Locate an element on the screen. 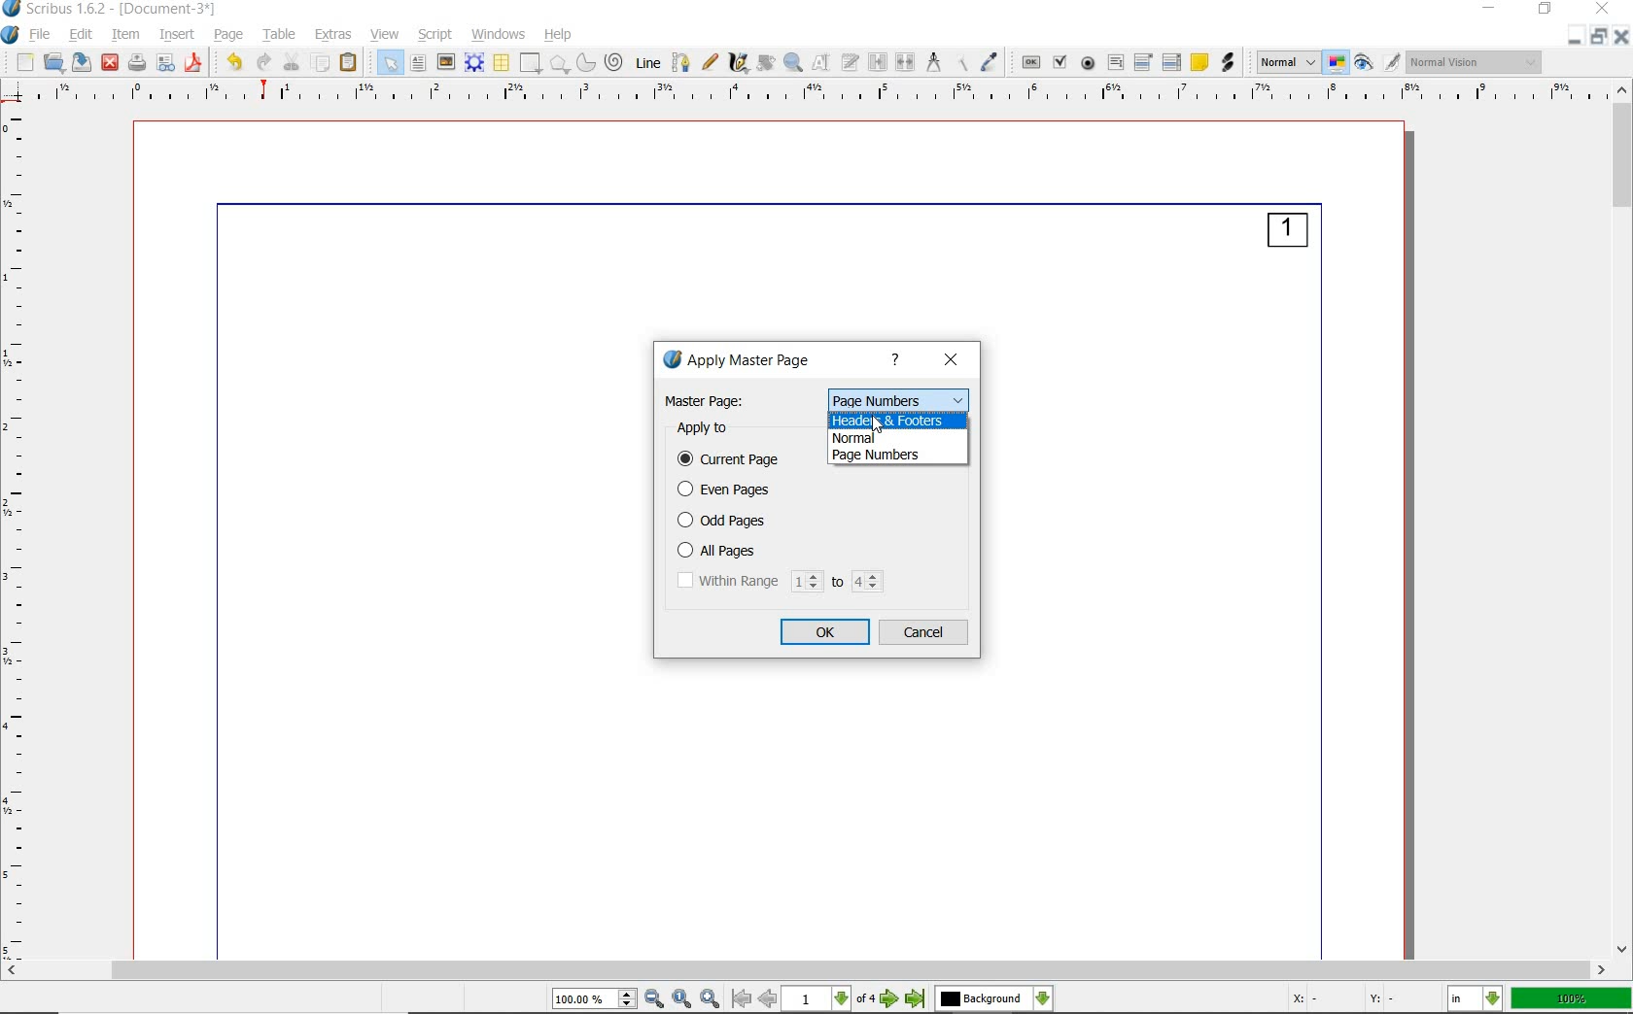  select image preview mode is located at coordinates (1286, 64).